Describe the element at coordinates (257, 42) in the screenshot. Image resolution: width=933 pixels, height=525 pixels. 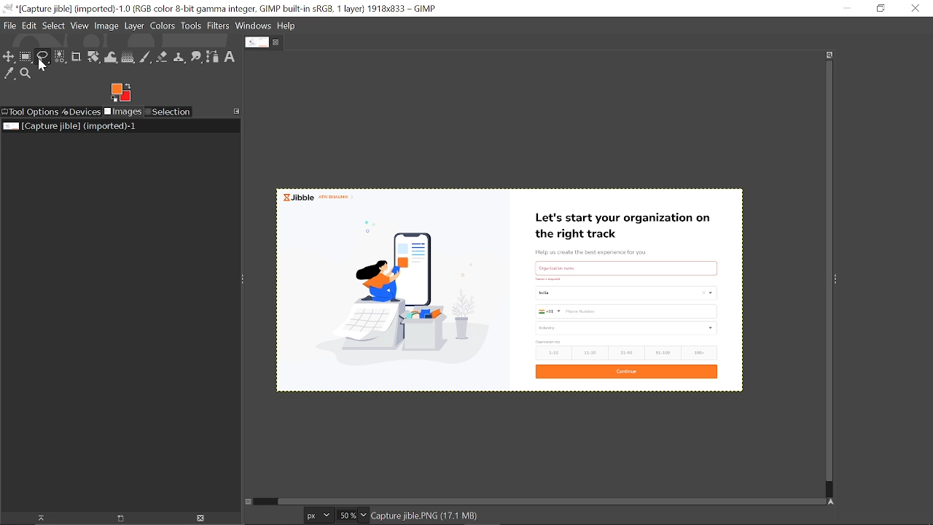
I see `Current tab` at that location.